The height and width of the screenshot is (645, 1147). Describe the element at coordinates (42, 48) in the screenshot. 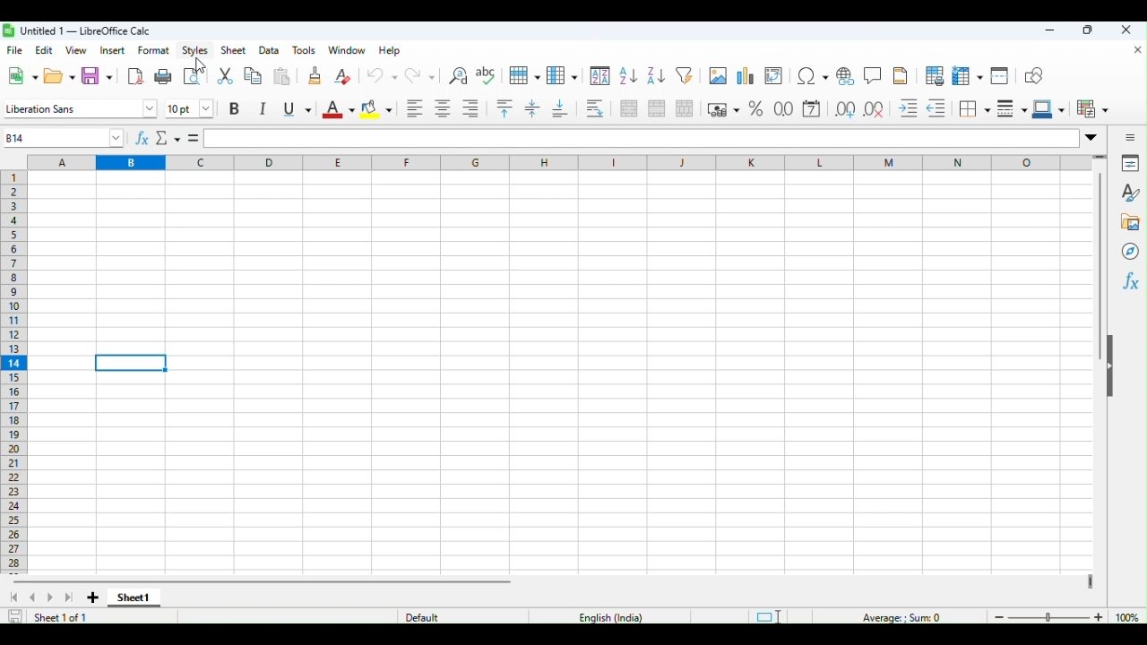

I see `Edit` at that location.